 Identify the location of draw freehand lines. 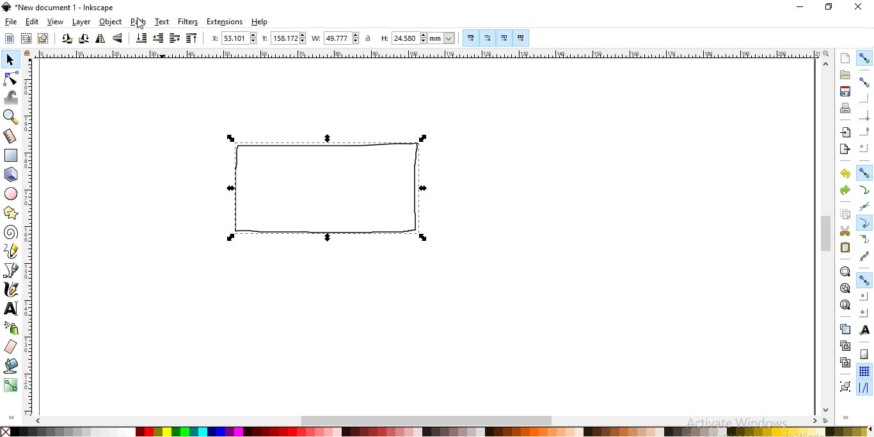
(13, 251).